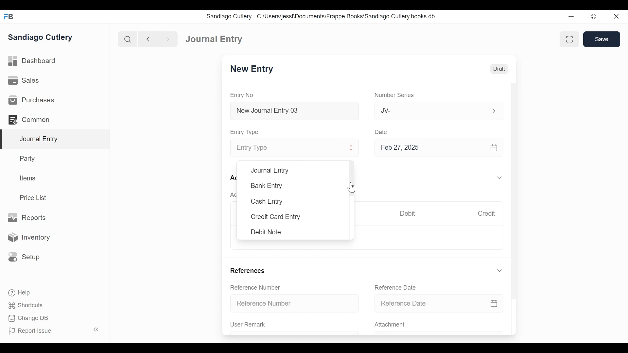 The image size is (628, 353). What do you see at coordinates (276, 216) in the screenshot?
I see `Credit Card Entry` at bounding box center [276, 216].